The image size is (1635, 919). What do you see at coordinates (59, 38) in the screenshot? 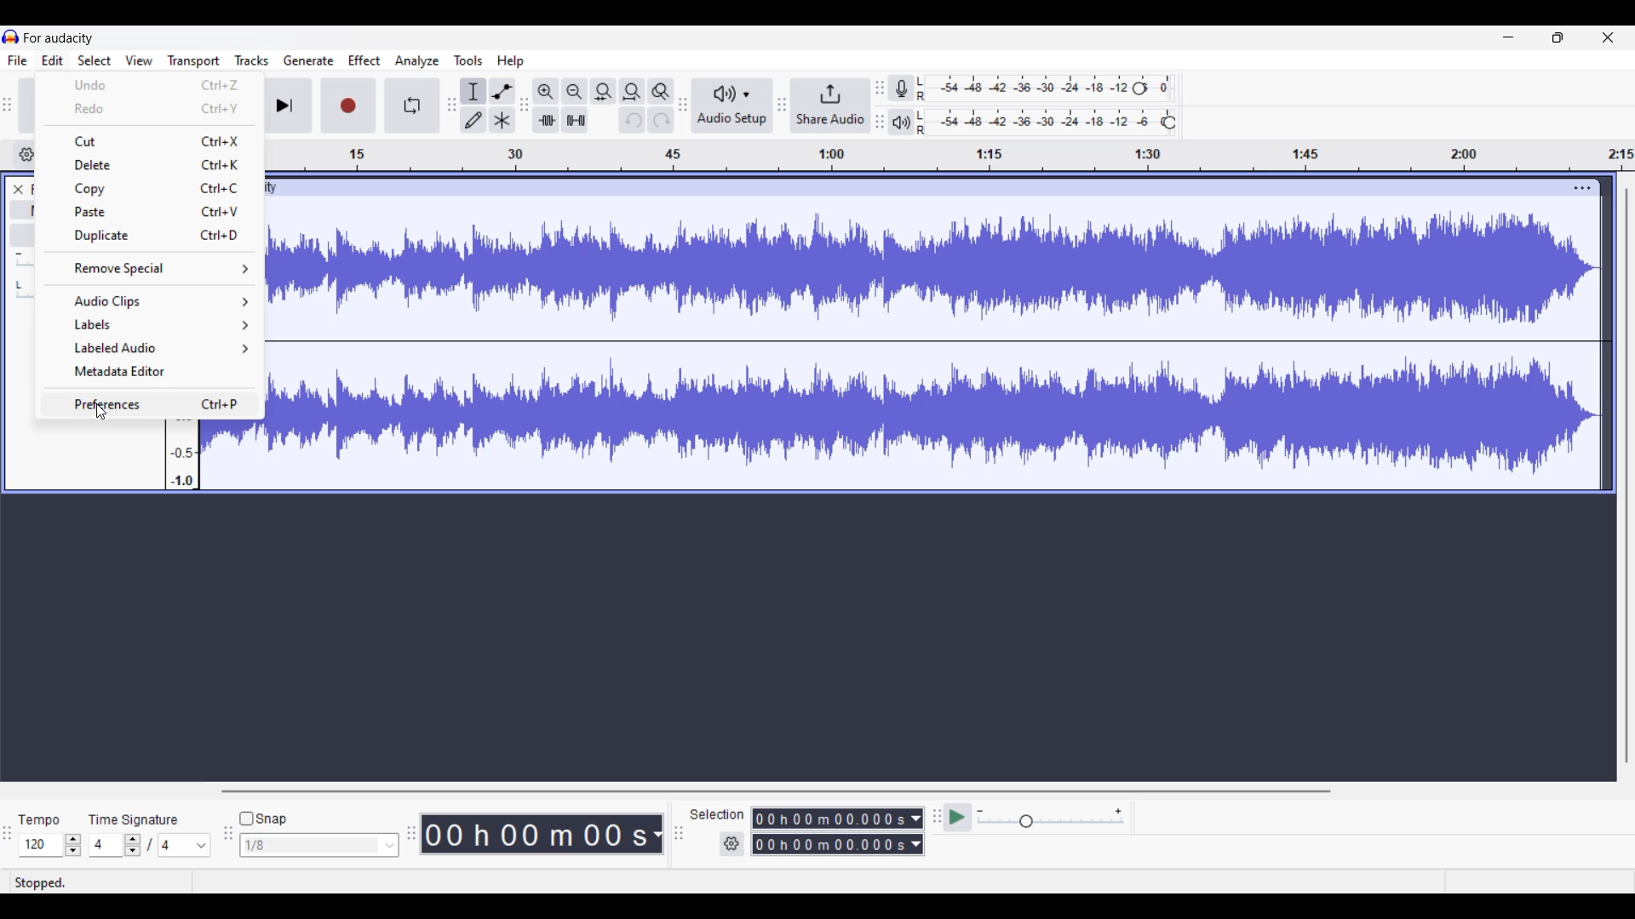
I see `Current project name` at bounding box center [59, 38].